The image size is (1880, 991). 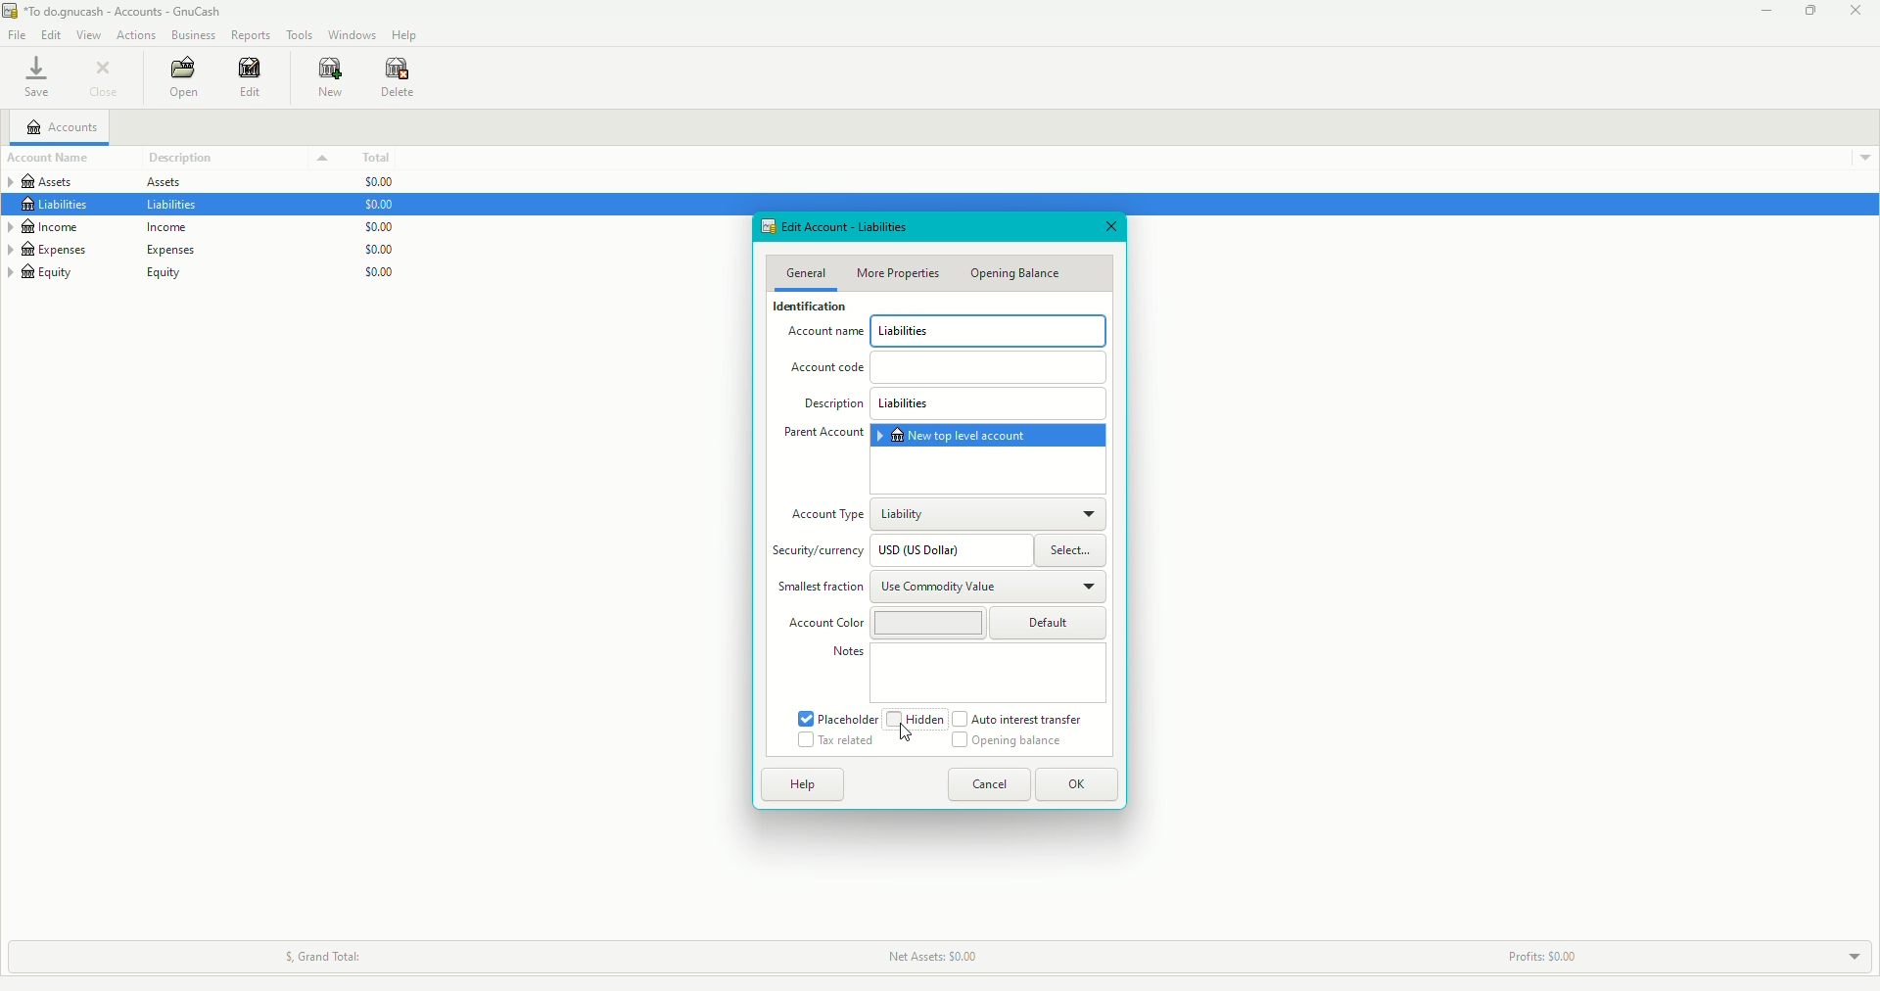 I want to click on Auto interest transfer, so click(x=1016, y=719).